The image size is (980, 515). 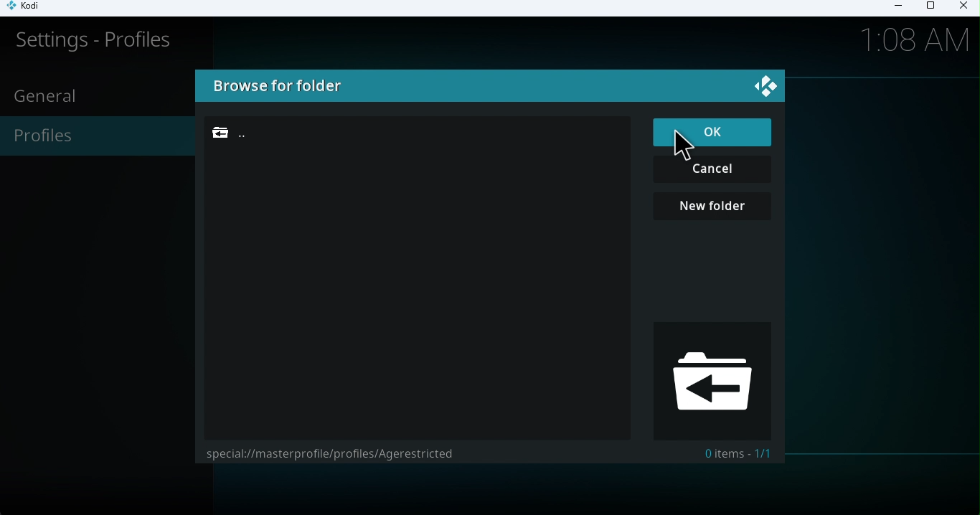 I want to click on Logo, so click(x=764, y=86).